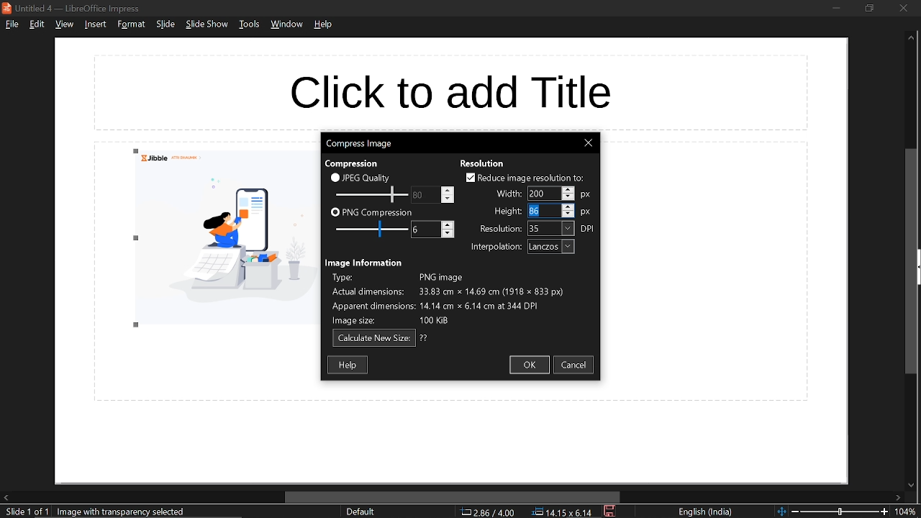 Image resolution: width=921 pixels, height=518 pixels. Describe the element at coordinates (586, 213) in the screenshot. I see `height unit: px` at that location.